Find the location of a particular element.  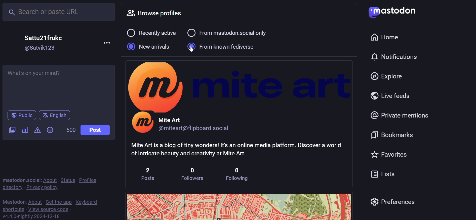

image/video is located at coordinates (12, 130).